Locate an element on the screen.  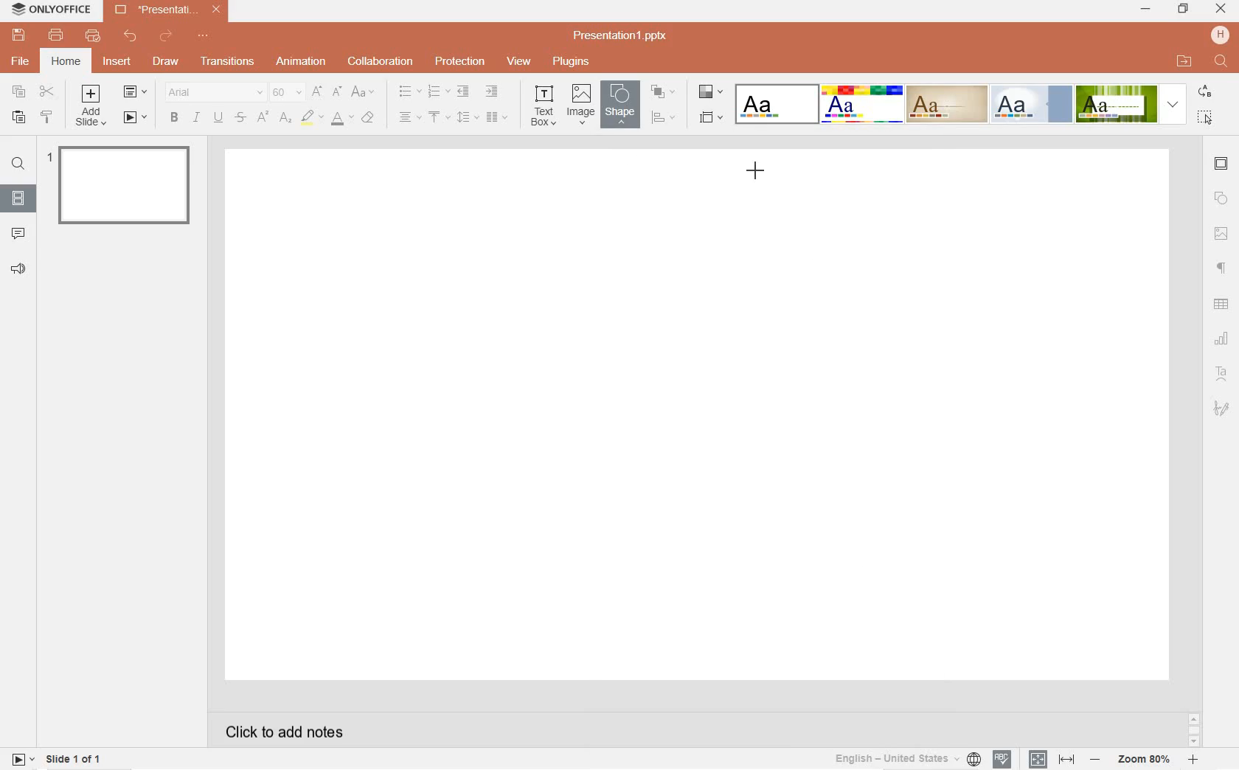
increase indent is located at coordinates (493, 92).